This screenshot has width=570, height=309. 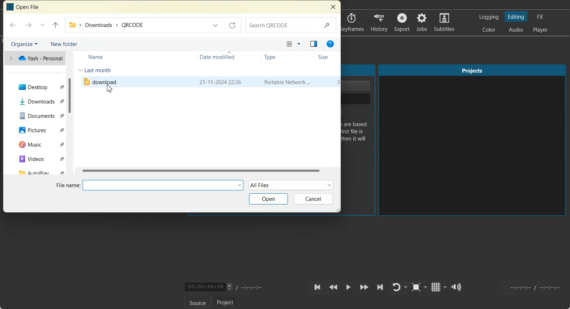 What do you see at coordinates (221, 57) in the screenshot?
I see `Date modified` at bounding box center [221, 57].